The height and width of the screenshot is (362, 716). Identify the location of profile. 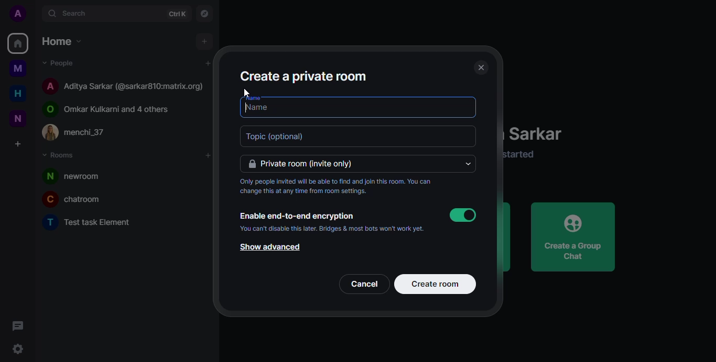
(16, 13).